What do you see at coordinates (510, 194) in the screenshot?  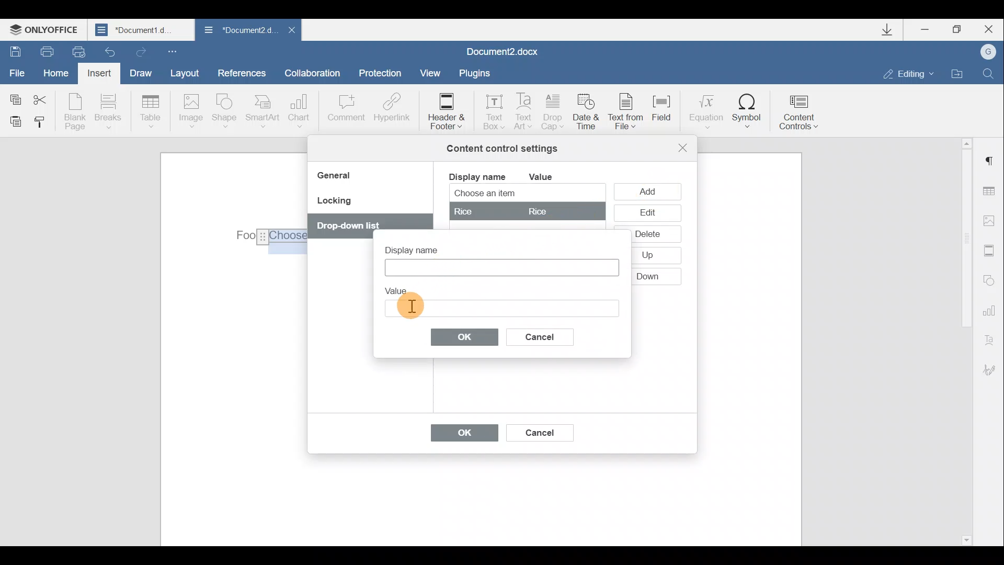 I see `Choose an item` at bounding box center [510, 194].